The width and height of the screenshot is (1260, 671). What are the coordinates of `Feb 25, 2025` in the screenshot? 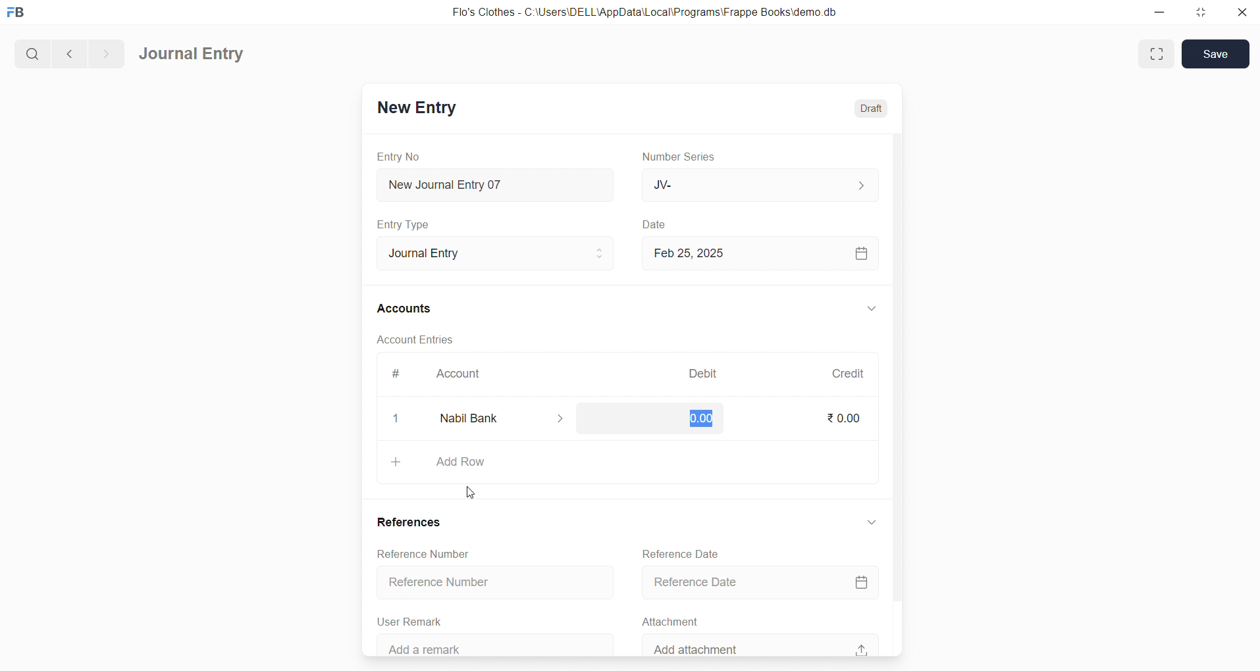 It's located at (762, 253).